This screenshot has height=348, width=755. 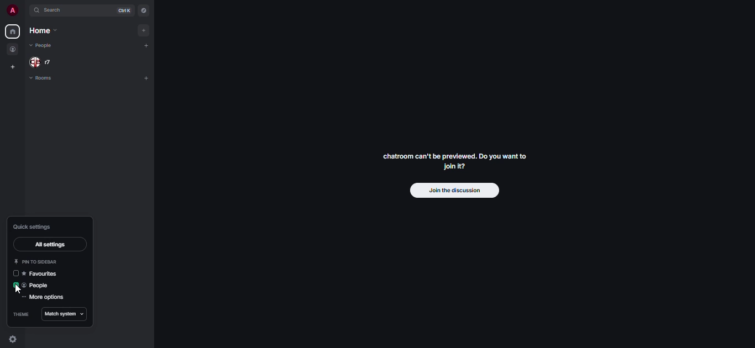 I want to click on quick settings, so click(x=33, y=226).